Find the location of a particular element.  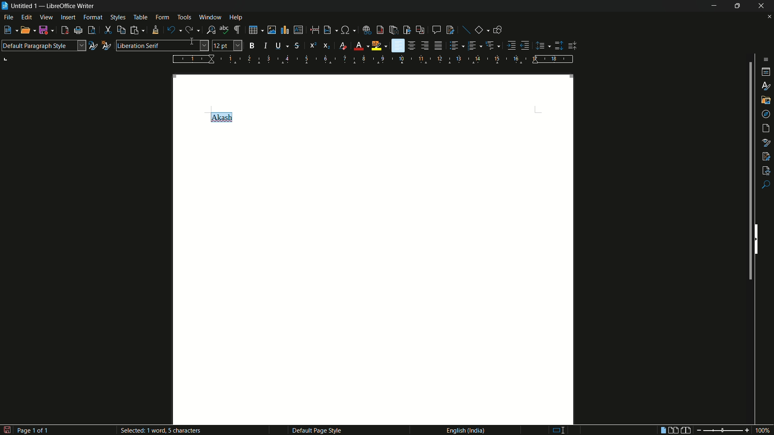

open file is located at coordinates (26, 31).